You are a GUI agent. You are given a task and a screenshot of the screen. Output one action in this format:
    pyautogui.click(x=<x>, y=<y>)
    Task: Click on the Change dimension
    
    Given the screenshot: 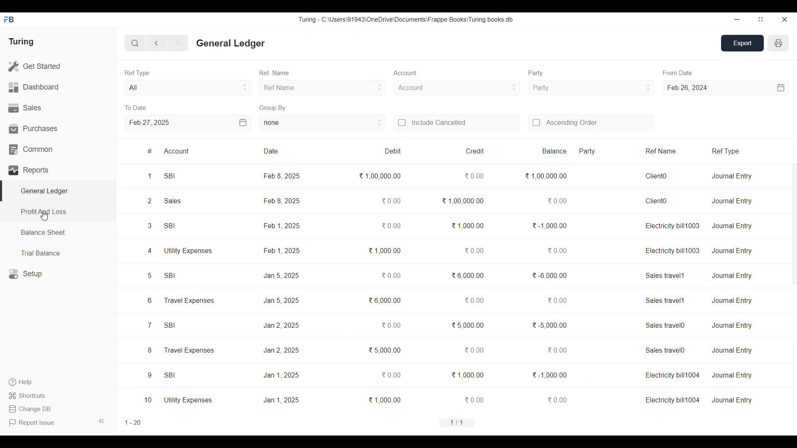 What is the action you would take?
    pyautogui.click(x=761, y=19)
    